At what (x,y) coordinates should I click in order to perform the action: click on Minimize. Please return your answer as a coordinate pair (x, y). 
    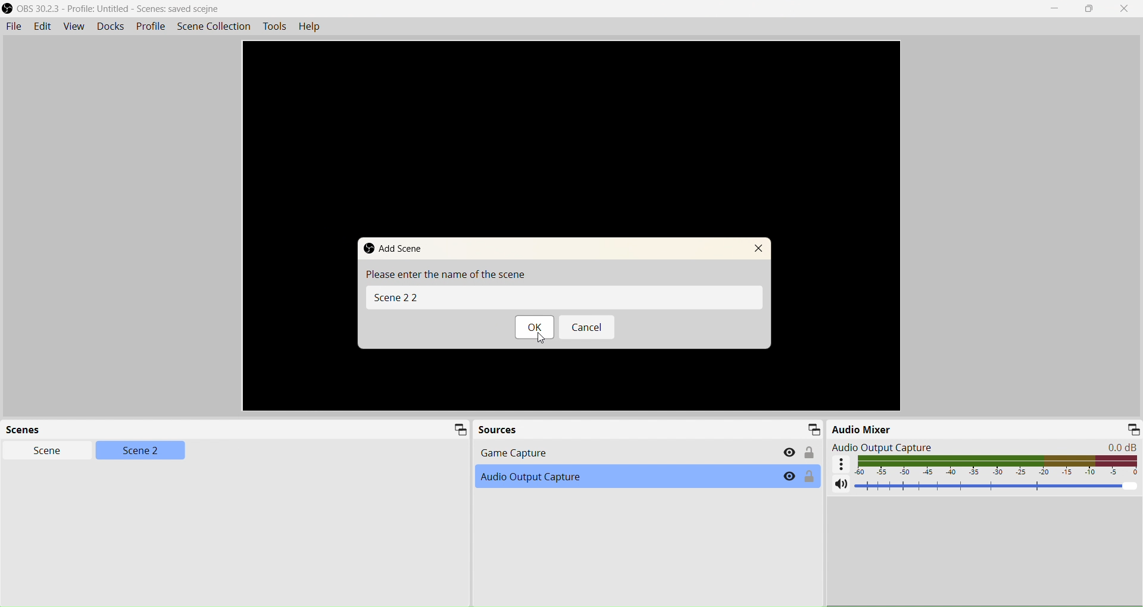
    Looking at the image, I should click on (1054, 9).